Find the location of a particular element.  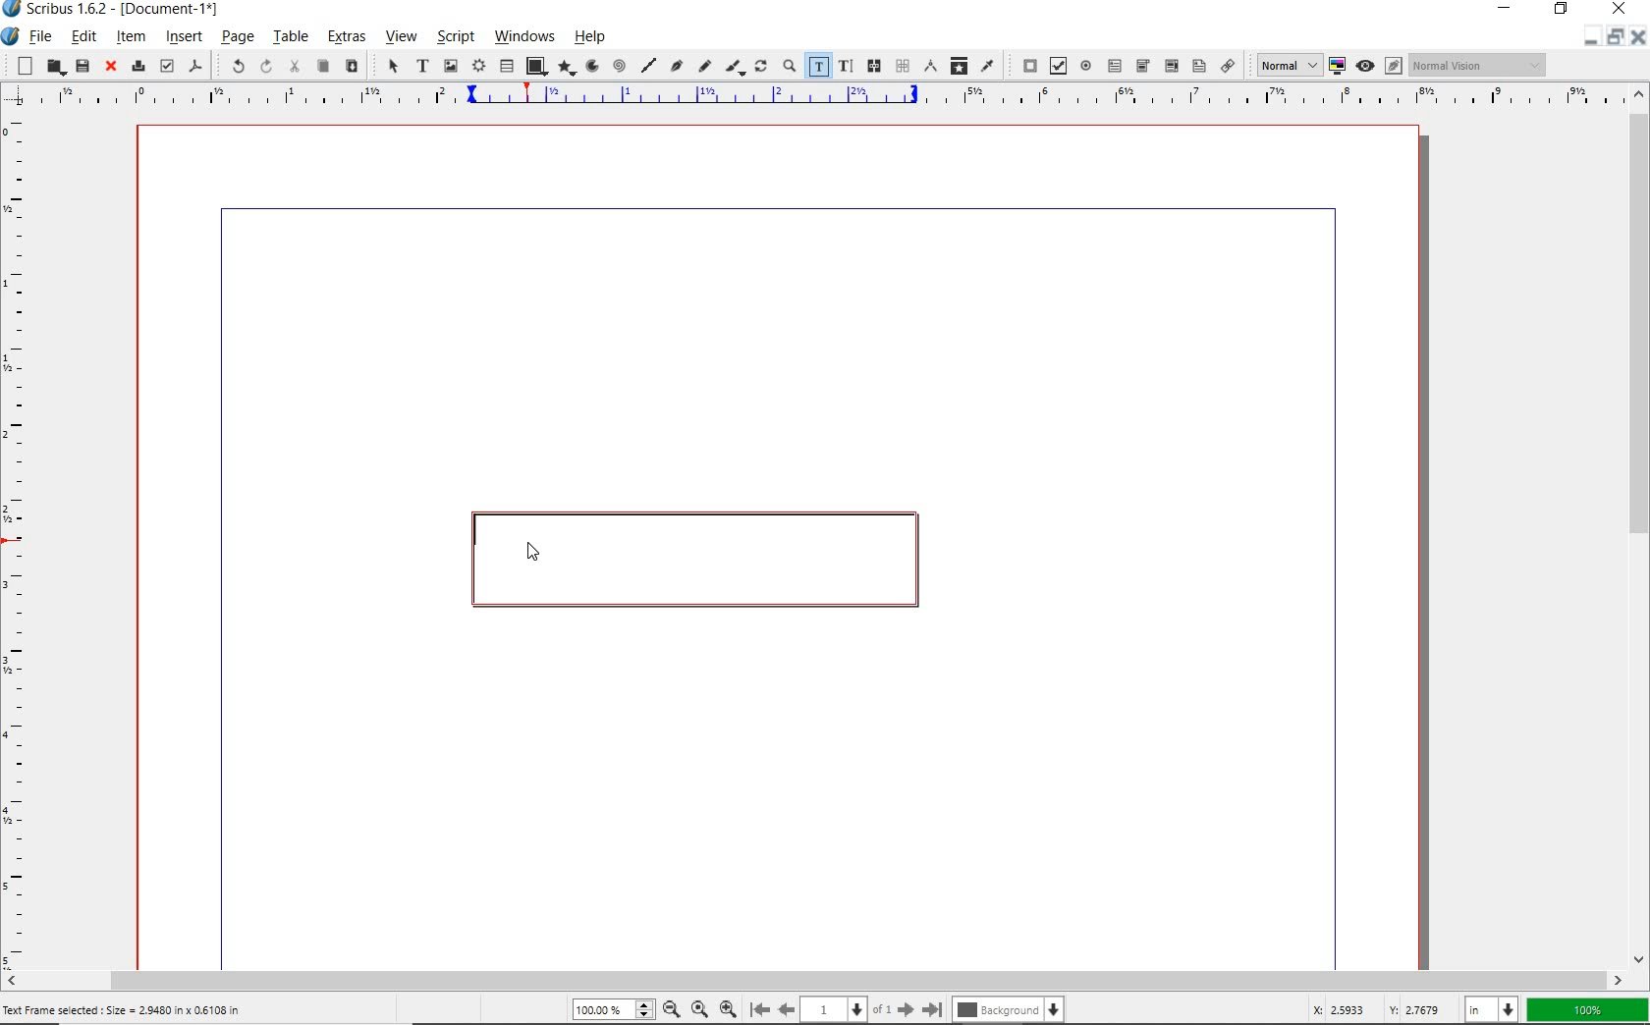

item is located at coordinates (131, 36).